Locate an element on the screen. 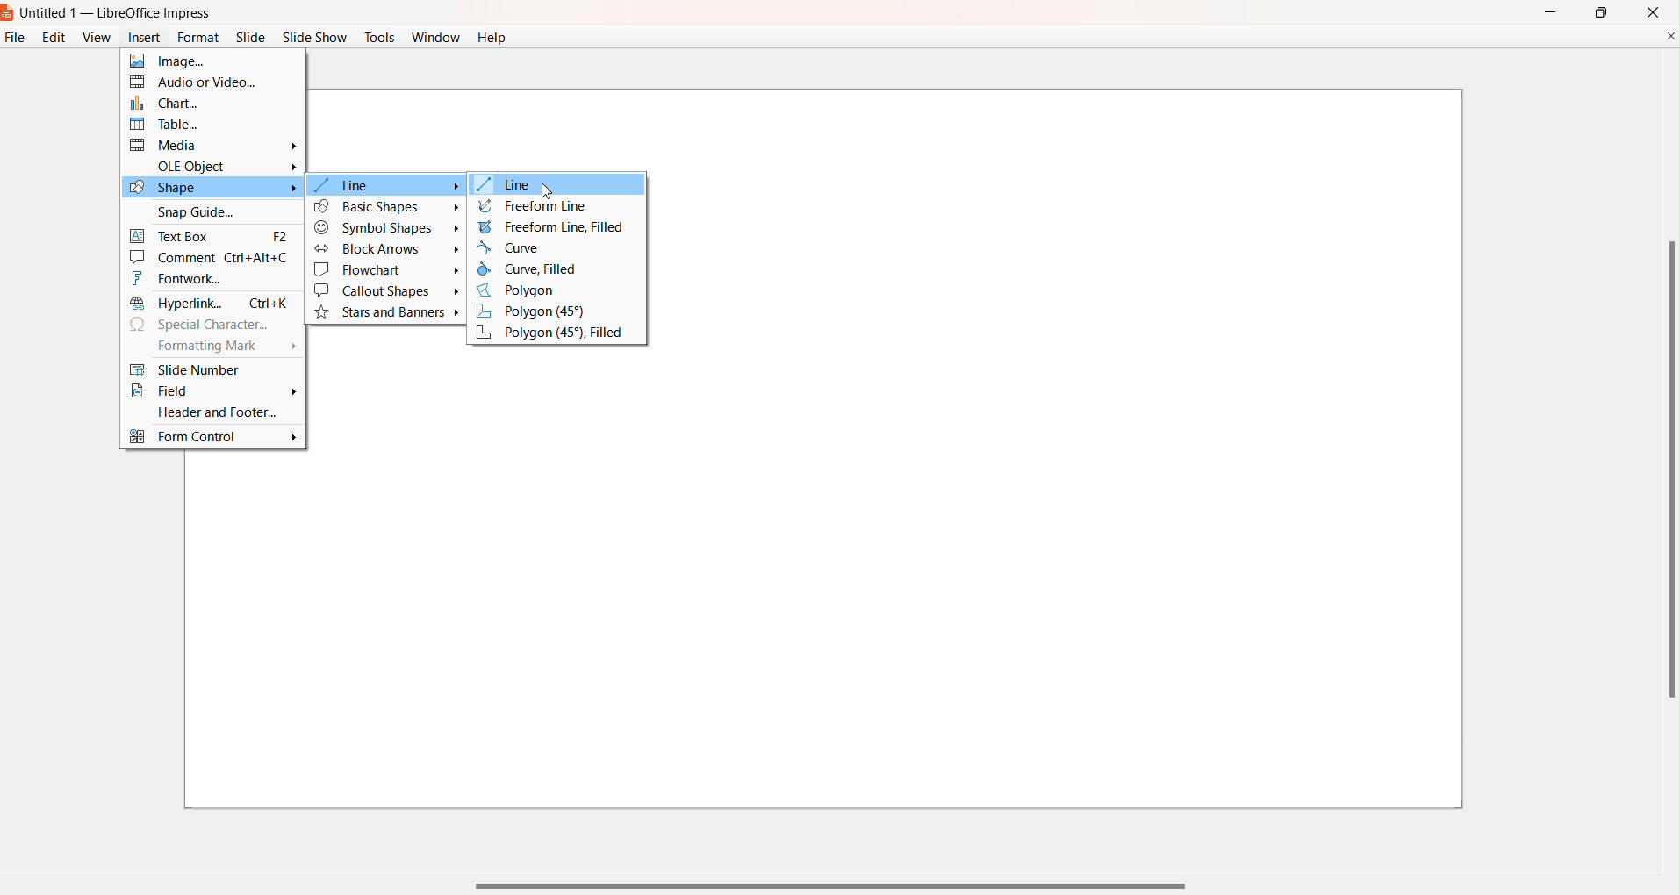  Close Document is located at coordinates (1669, 35).